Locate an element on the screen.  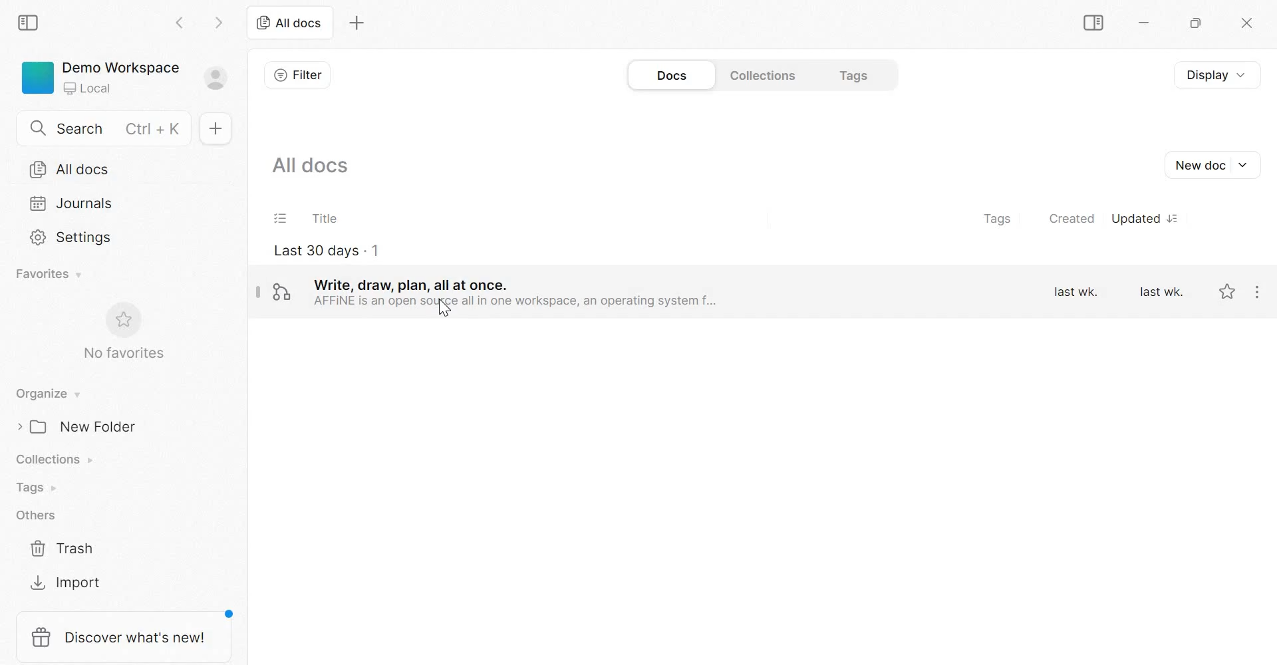
Collections is located at coordinates (55, 458).